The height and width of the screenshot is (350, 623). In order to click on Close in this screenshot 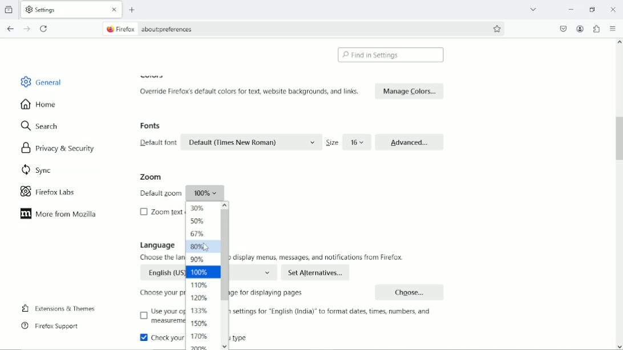, I will do `click(115, 10)`.